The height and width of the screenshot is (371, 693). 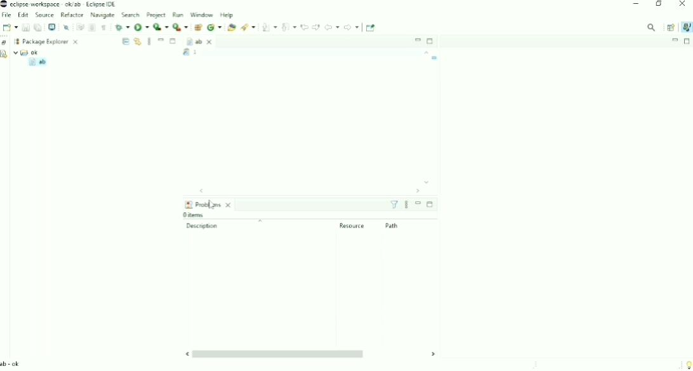 What do you see at coordinates (180, 27) in the screenshot?
I see `Run Last Tool` at bounding box center [180, 27].